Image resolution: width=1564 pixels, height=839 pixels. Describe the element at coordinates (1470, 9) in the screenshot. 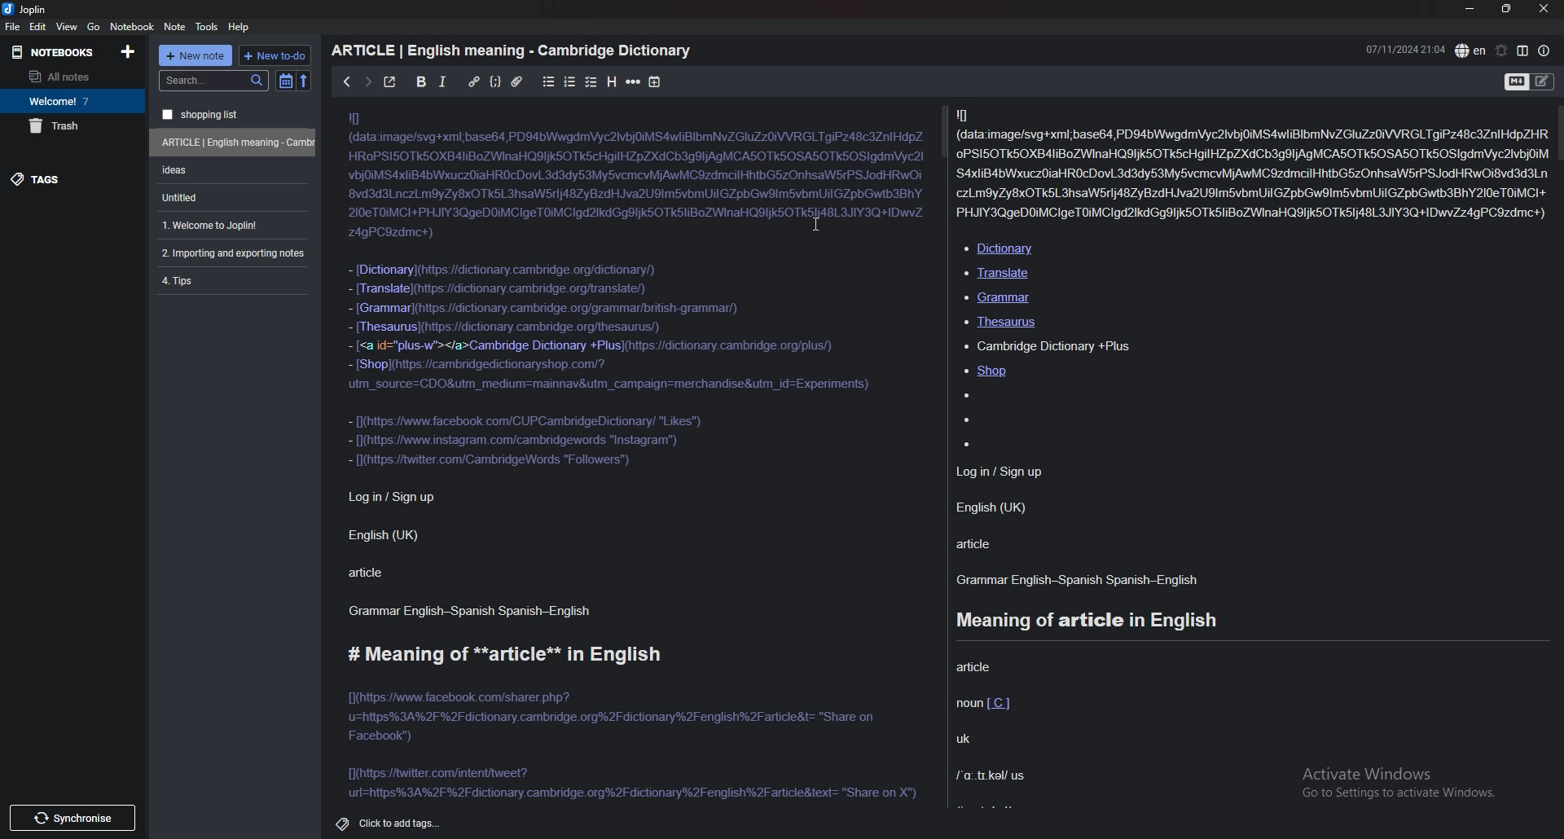

I see `minimize` at that location.